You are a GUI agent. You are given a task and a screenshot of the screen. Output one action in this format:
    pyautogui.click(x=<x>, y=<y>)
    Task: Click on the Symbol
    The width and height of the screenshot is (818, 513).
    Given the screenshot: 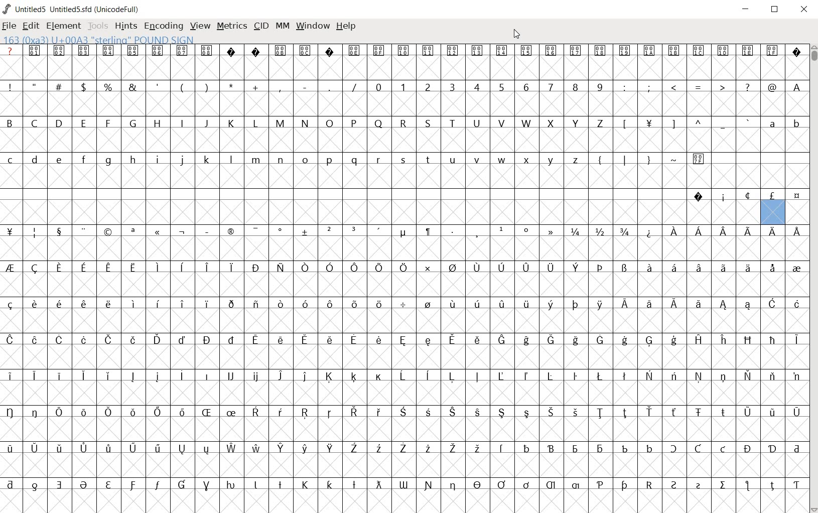 What is the action you would take?
    pyautogui.click(x=772, y=376)
    